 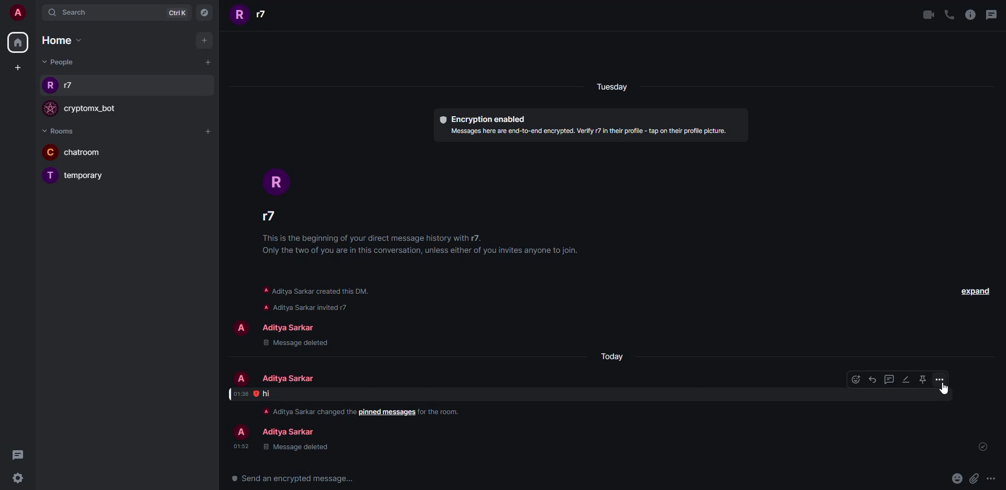 What do you see at coordinates (424, 246) in the screenshot?
I see `info` at bounding box center [424, 246].